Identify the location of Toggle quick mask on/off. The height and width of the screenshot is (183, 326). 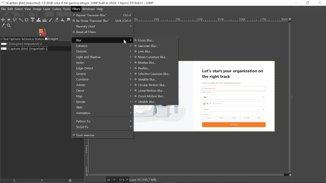
(86, 175).